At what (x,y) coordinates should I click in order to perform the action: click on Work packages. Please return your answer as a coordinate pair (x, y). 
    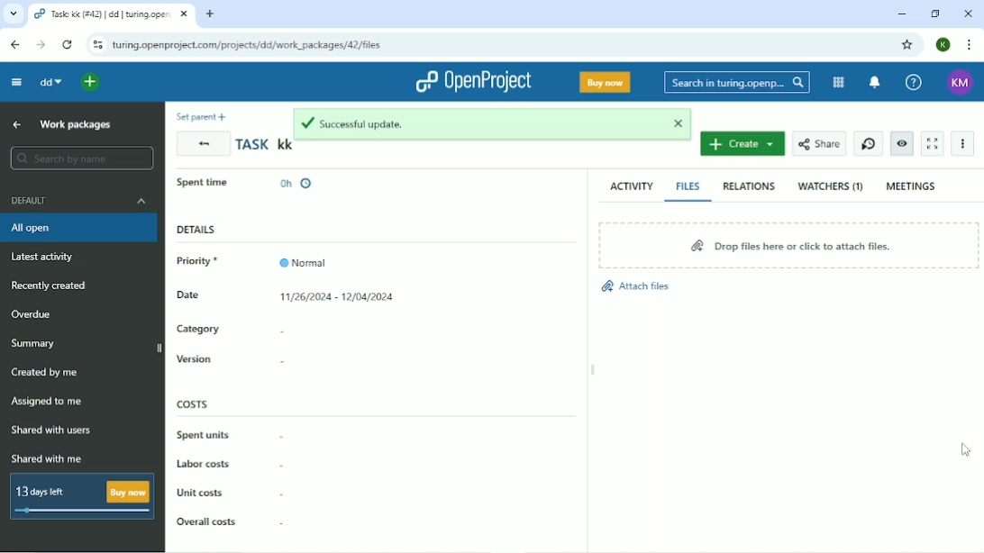
    Looking at the image, I should click on (77, 125).